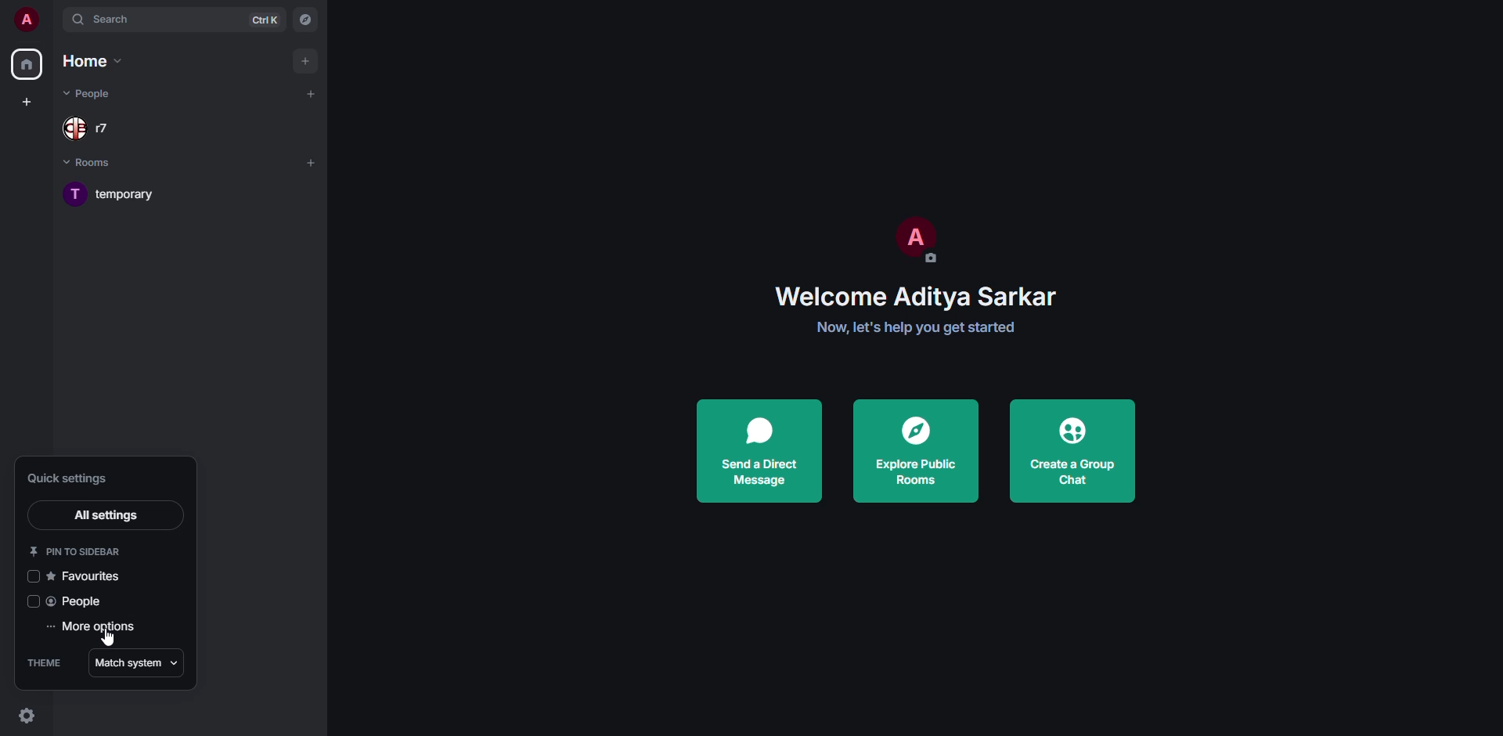 This screenshot has width=1503, height=736. Describe the element at coordinates (268, 20) in the screenshot. I see `ctrl K` at that location.